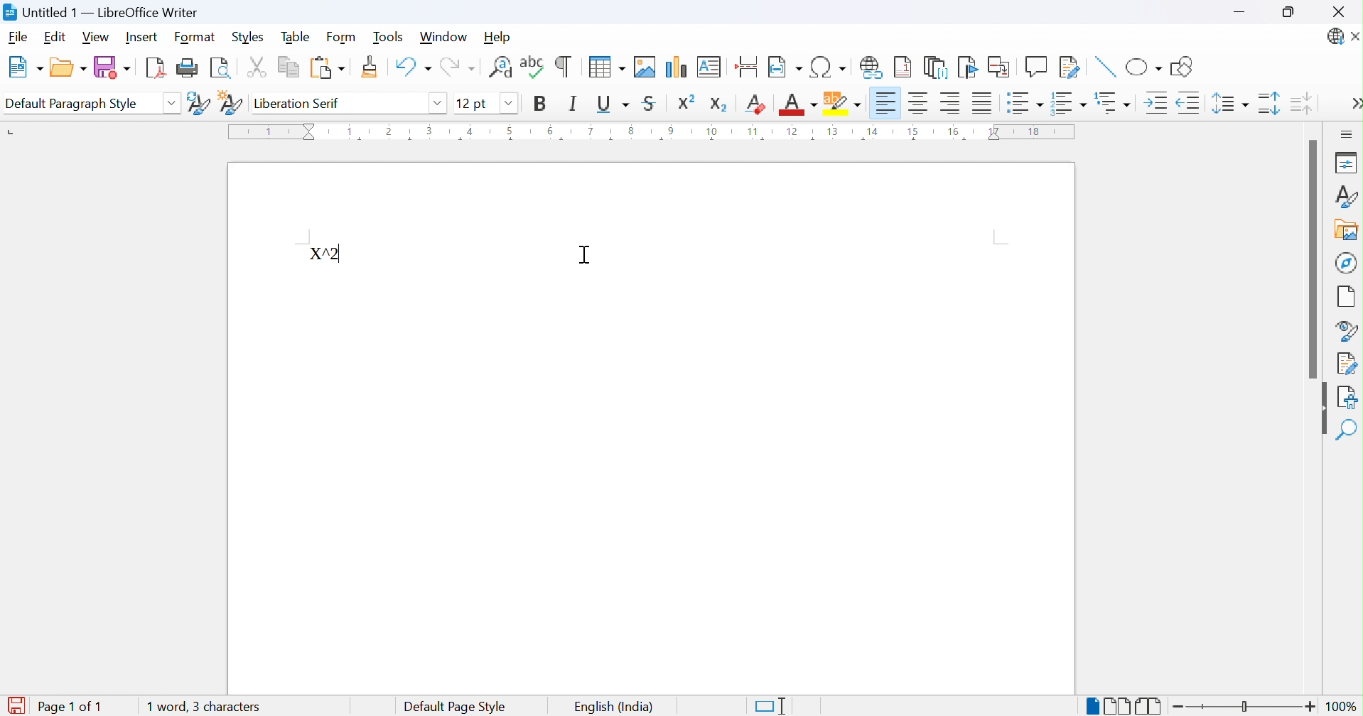  I want to click on Redo, so click(458, 65).